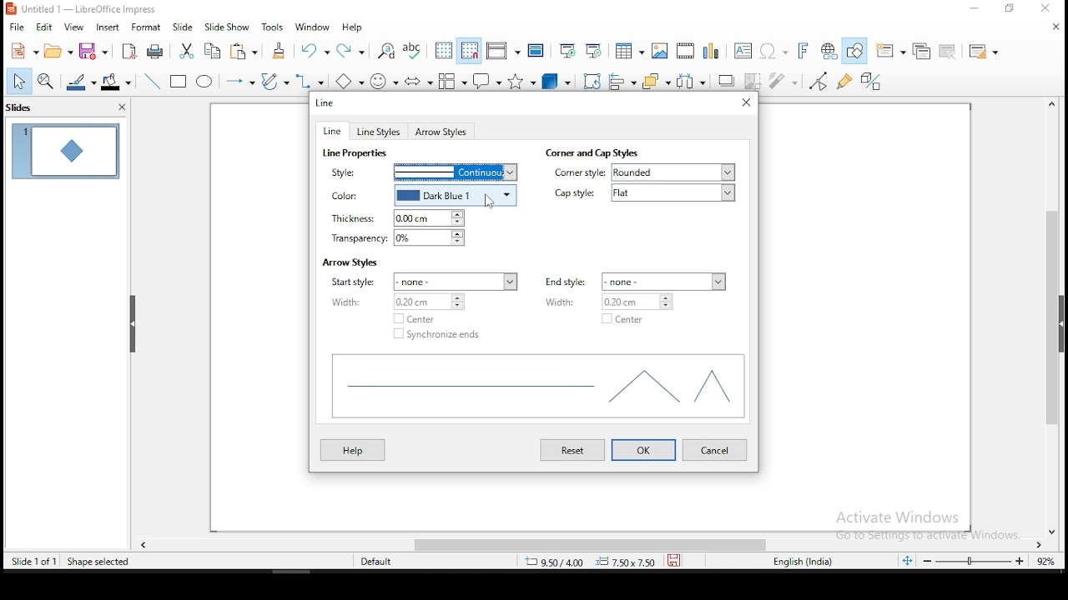  I want to click on crop image, so click(753, 83).